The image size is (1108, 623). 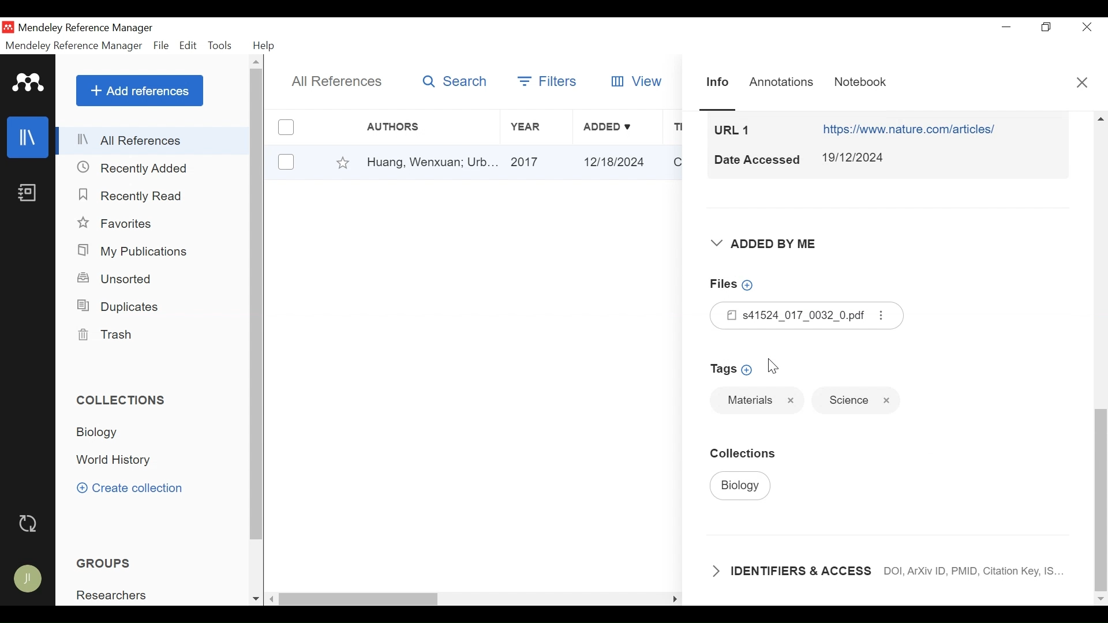 What do you see at coordinates (126, 400) in the screenshot?
I see `Collection` at bounding box center [126, 400].